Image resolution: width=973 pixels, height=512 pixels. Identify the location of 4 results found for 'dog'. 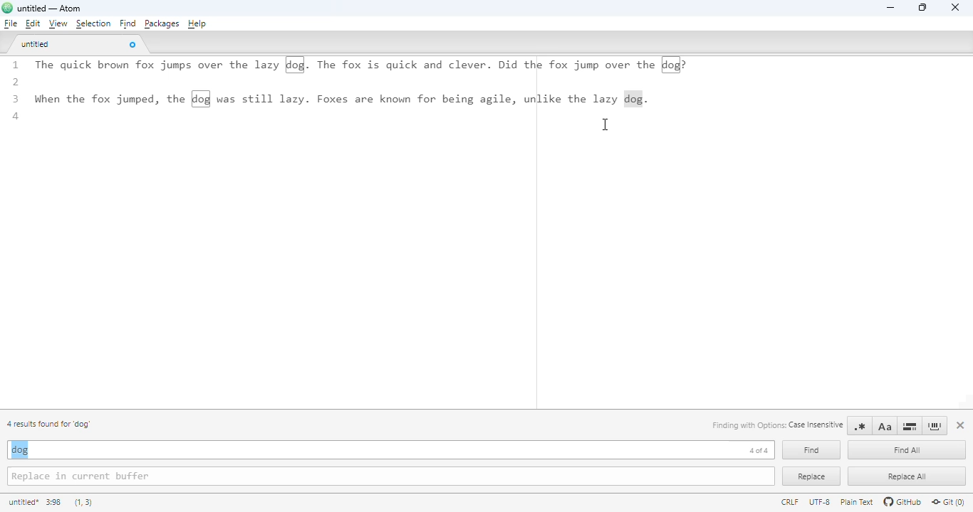
(49, 424).